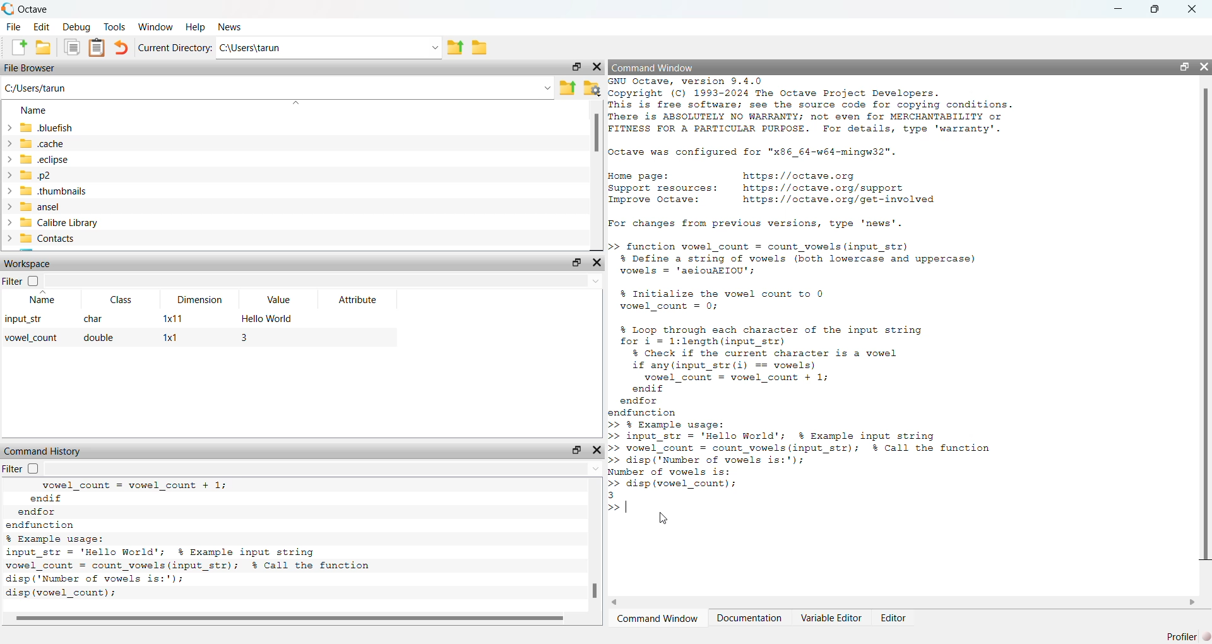 This screenshot has height=644, width=1212. Describe the element at coordinates (47, 127) in the screenshot. I see `.bluefish` at that location.